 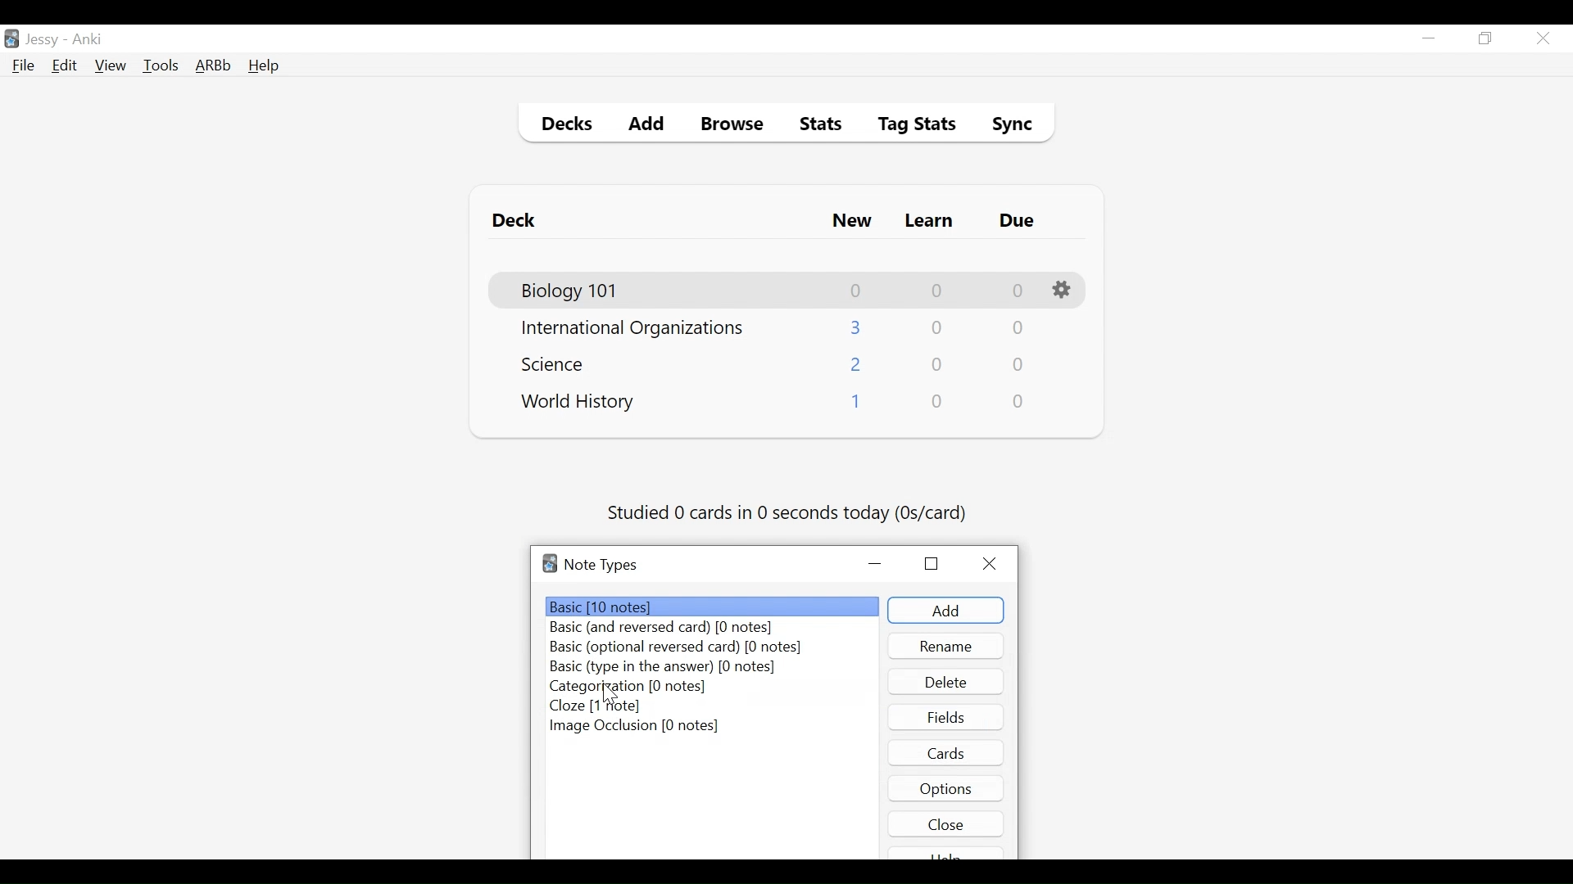 I want to click on Deck Name, so click(x=578, y=403).